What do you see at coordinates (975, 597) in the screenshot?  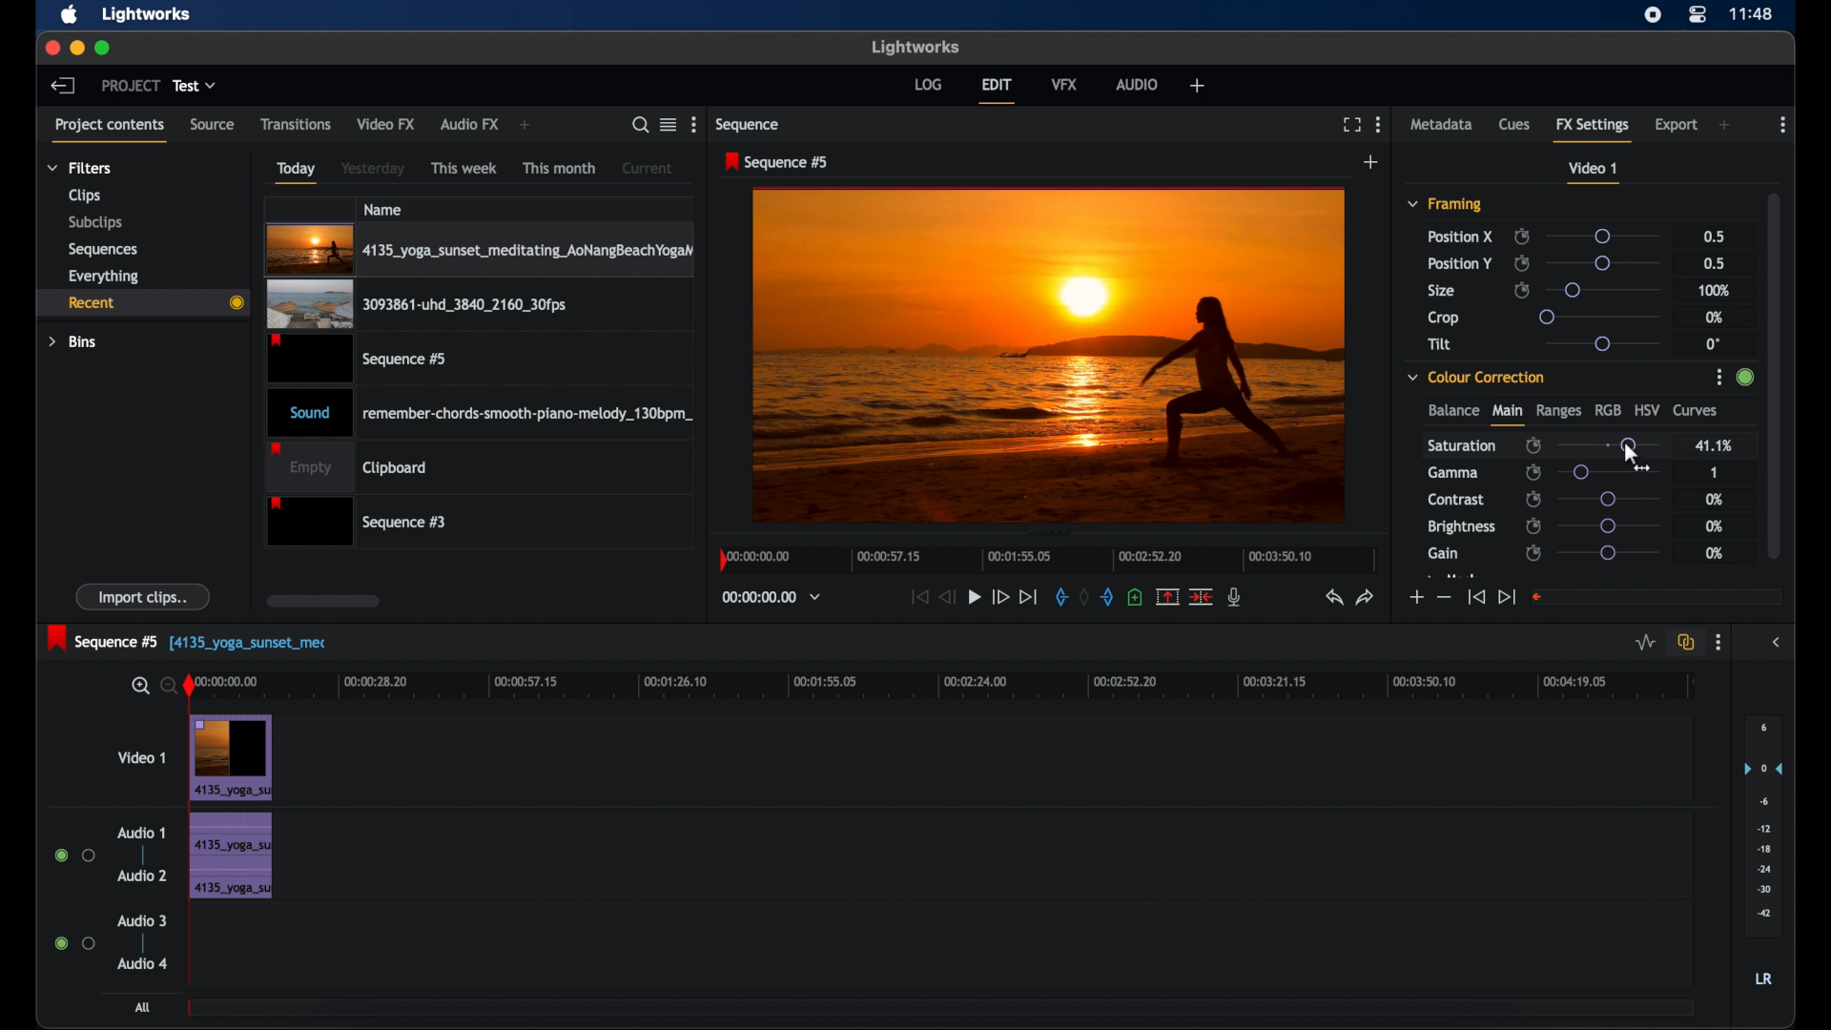 I see `play ` at bounding box center [975, 597].